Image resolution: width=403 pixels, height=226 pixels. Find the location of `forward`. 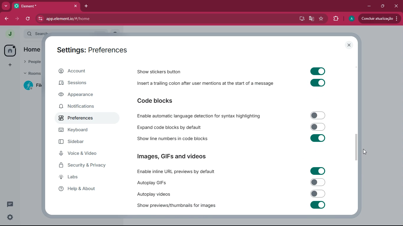

forward is located at coordinates (18, 19).